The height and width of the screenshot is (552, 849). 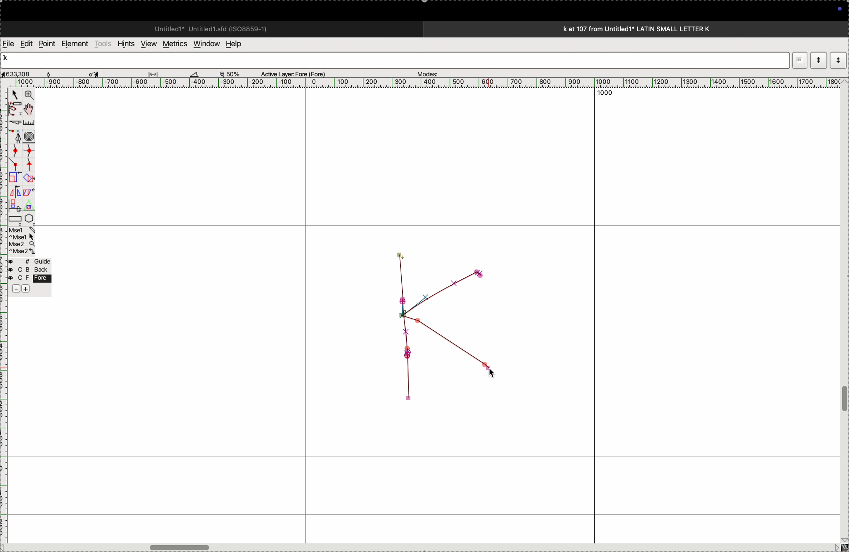 What do you see at coordinates (17, 136) in the screenshot?
I see `fountain pen` at bounding box center [17, 136].